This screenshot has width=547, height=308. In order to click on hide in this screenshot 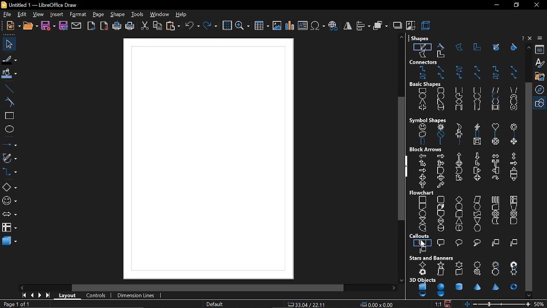, I will do `click(406, 167)`.